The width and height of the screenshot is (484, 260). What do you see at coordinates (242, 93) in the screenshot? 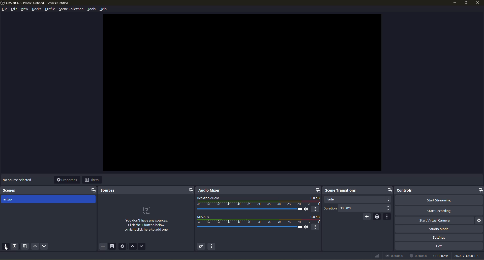
I see `workspace` at bounding box center [242, 93].